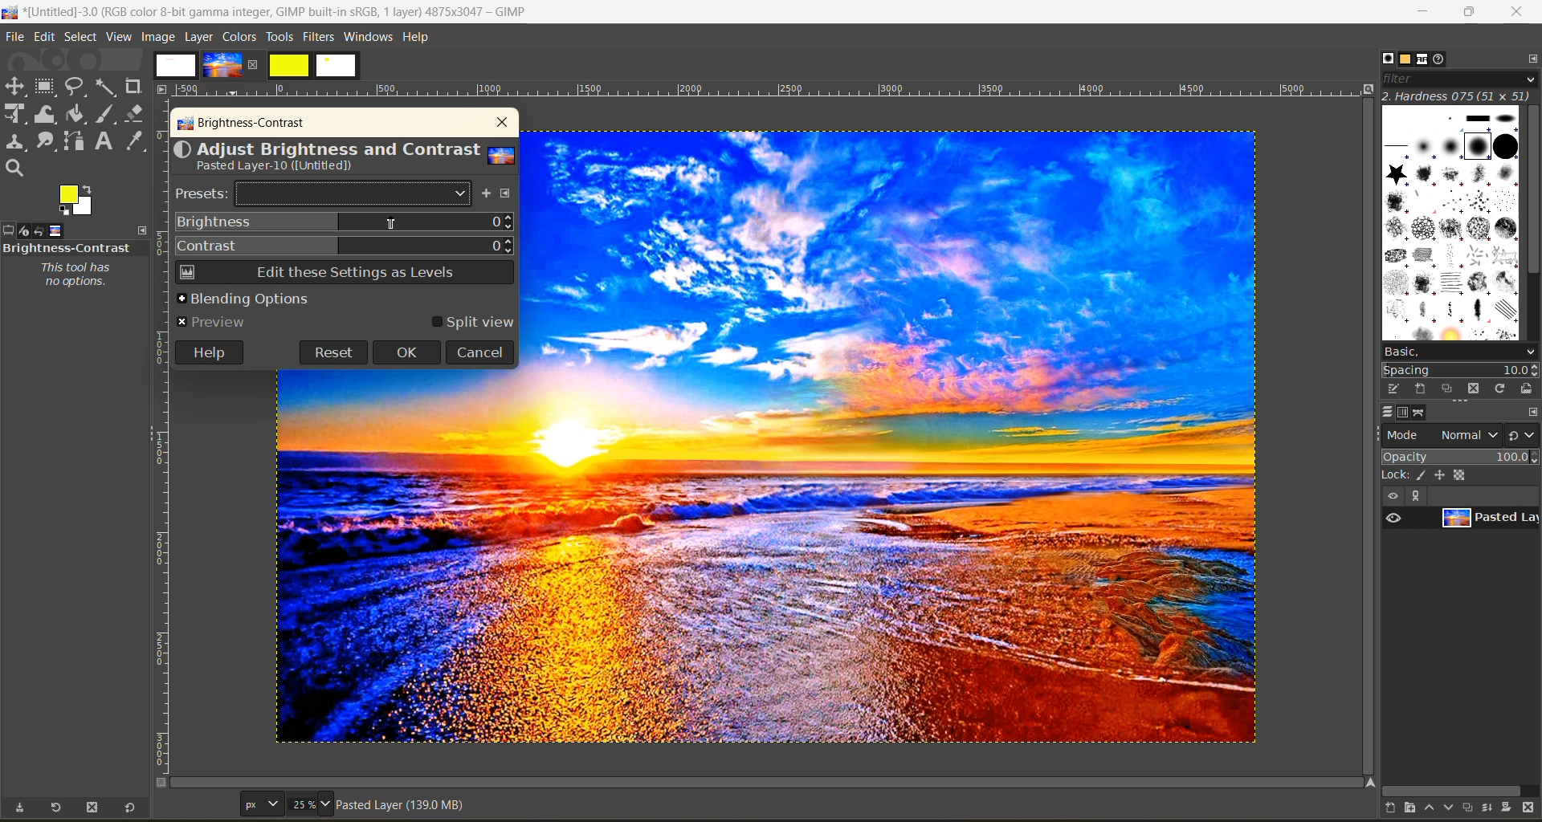  Describe the element at coordinates (1418, 809) in the screenshot. I see `create a new layer group` at that location.